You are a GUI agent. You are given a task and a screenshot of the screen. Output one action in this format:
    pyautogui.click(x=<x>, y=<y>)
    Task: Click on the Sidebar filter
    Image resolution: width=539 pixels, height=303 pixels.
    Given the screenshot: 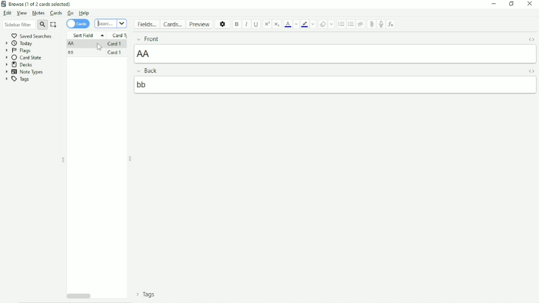 What is the action you would take?
    pyautogui.click(x=24, y=25)
    